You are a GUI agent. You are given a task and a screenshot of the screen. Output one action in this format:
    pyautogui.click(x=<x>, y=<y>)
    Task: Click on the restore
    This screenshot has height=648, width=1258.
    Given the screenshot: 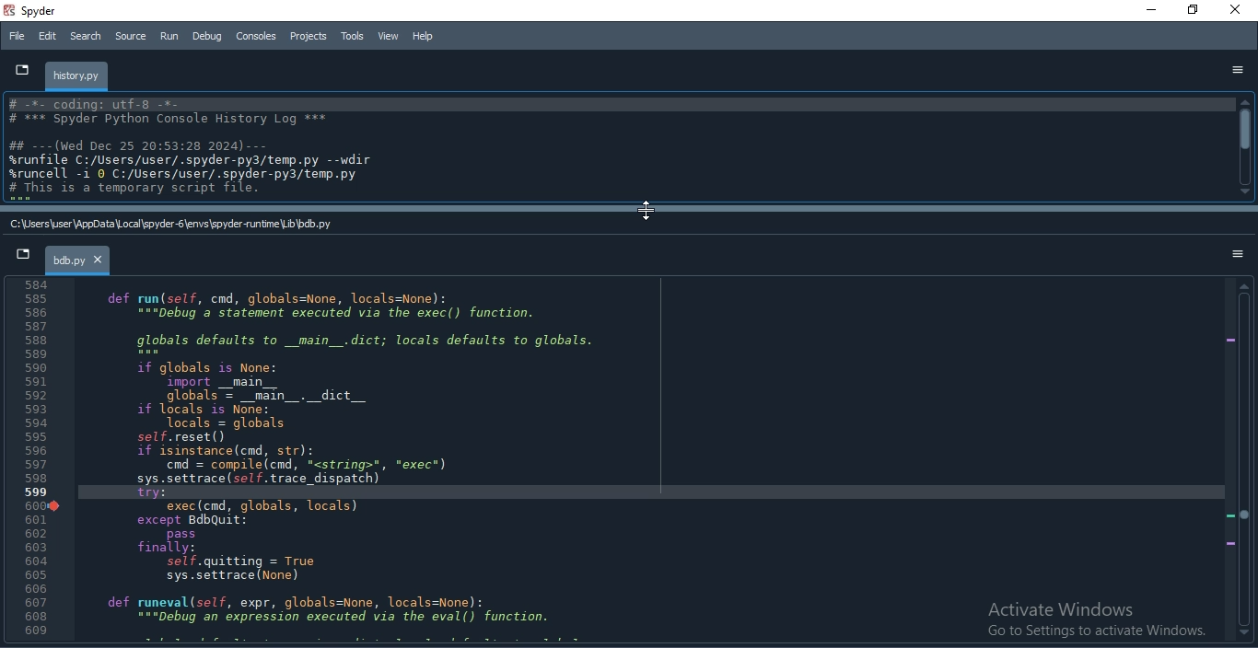 What is the action you would take?
    pyautogui.click(x=1194, y=11)
    